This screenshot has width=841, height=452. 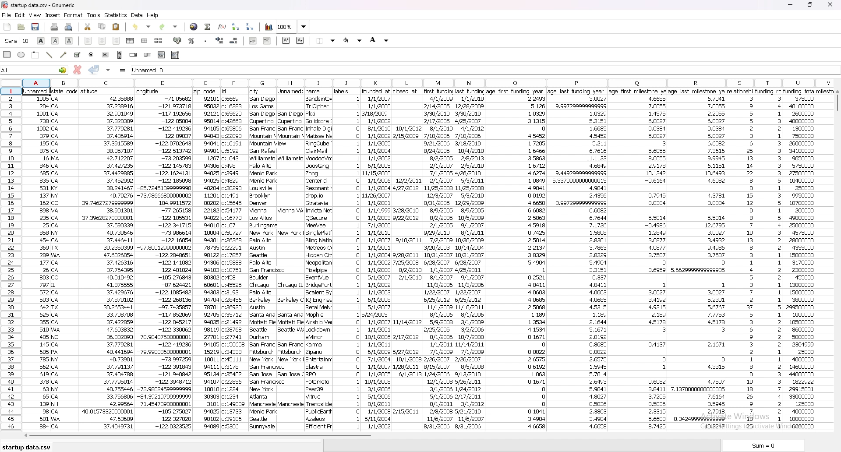 I want to click on merge cell, so click(x=145, y=41).